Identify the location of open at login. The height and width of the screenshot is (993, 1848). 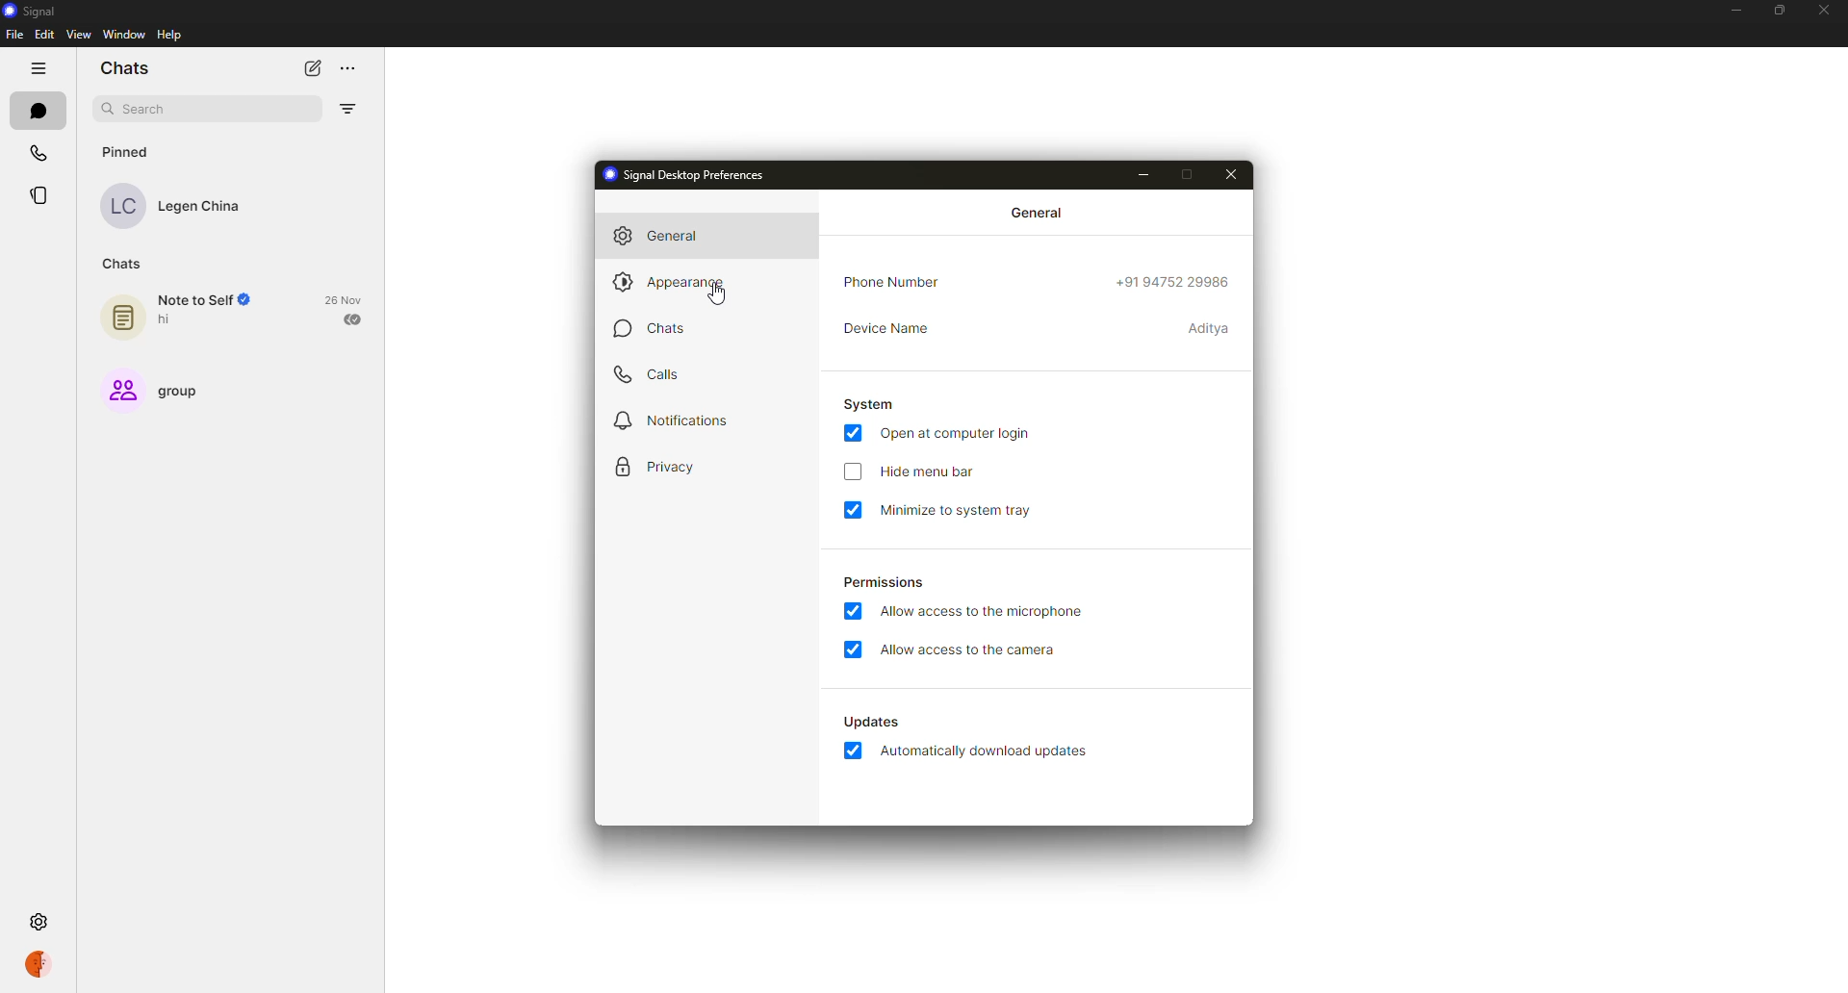
(962, 436).